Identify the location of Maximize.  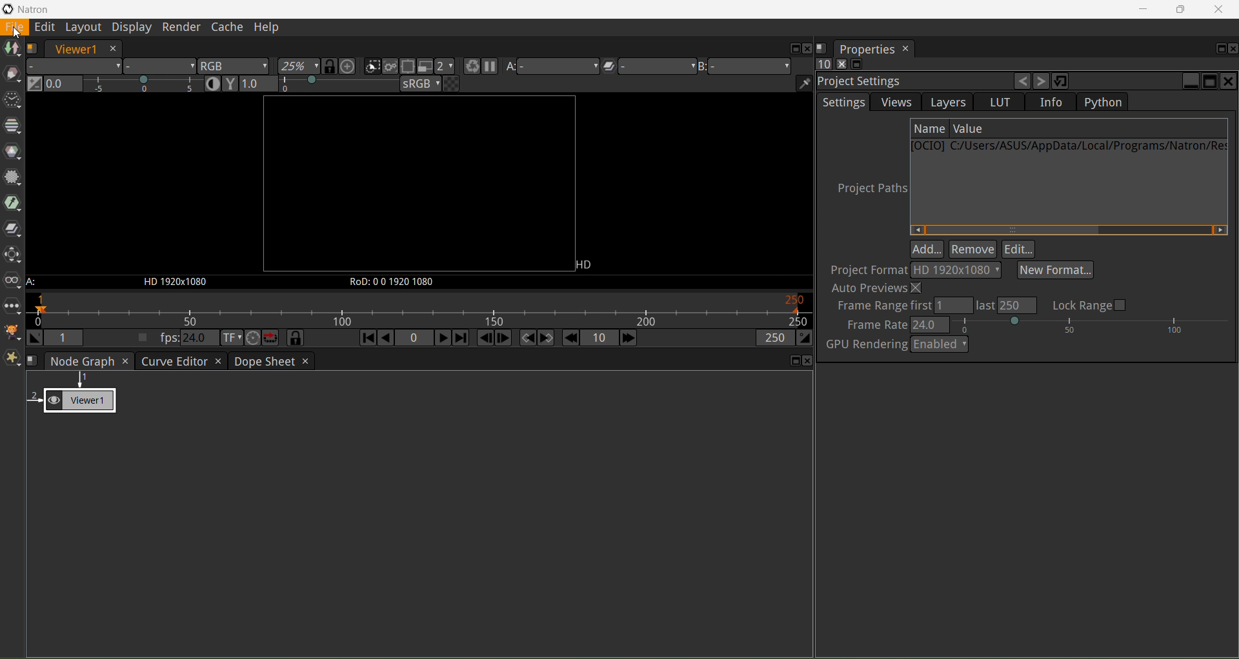
(1209, 81).